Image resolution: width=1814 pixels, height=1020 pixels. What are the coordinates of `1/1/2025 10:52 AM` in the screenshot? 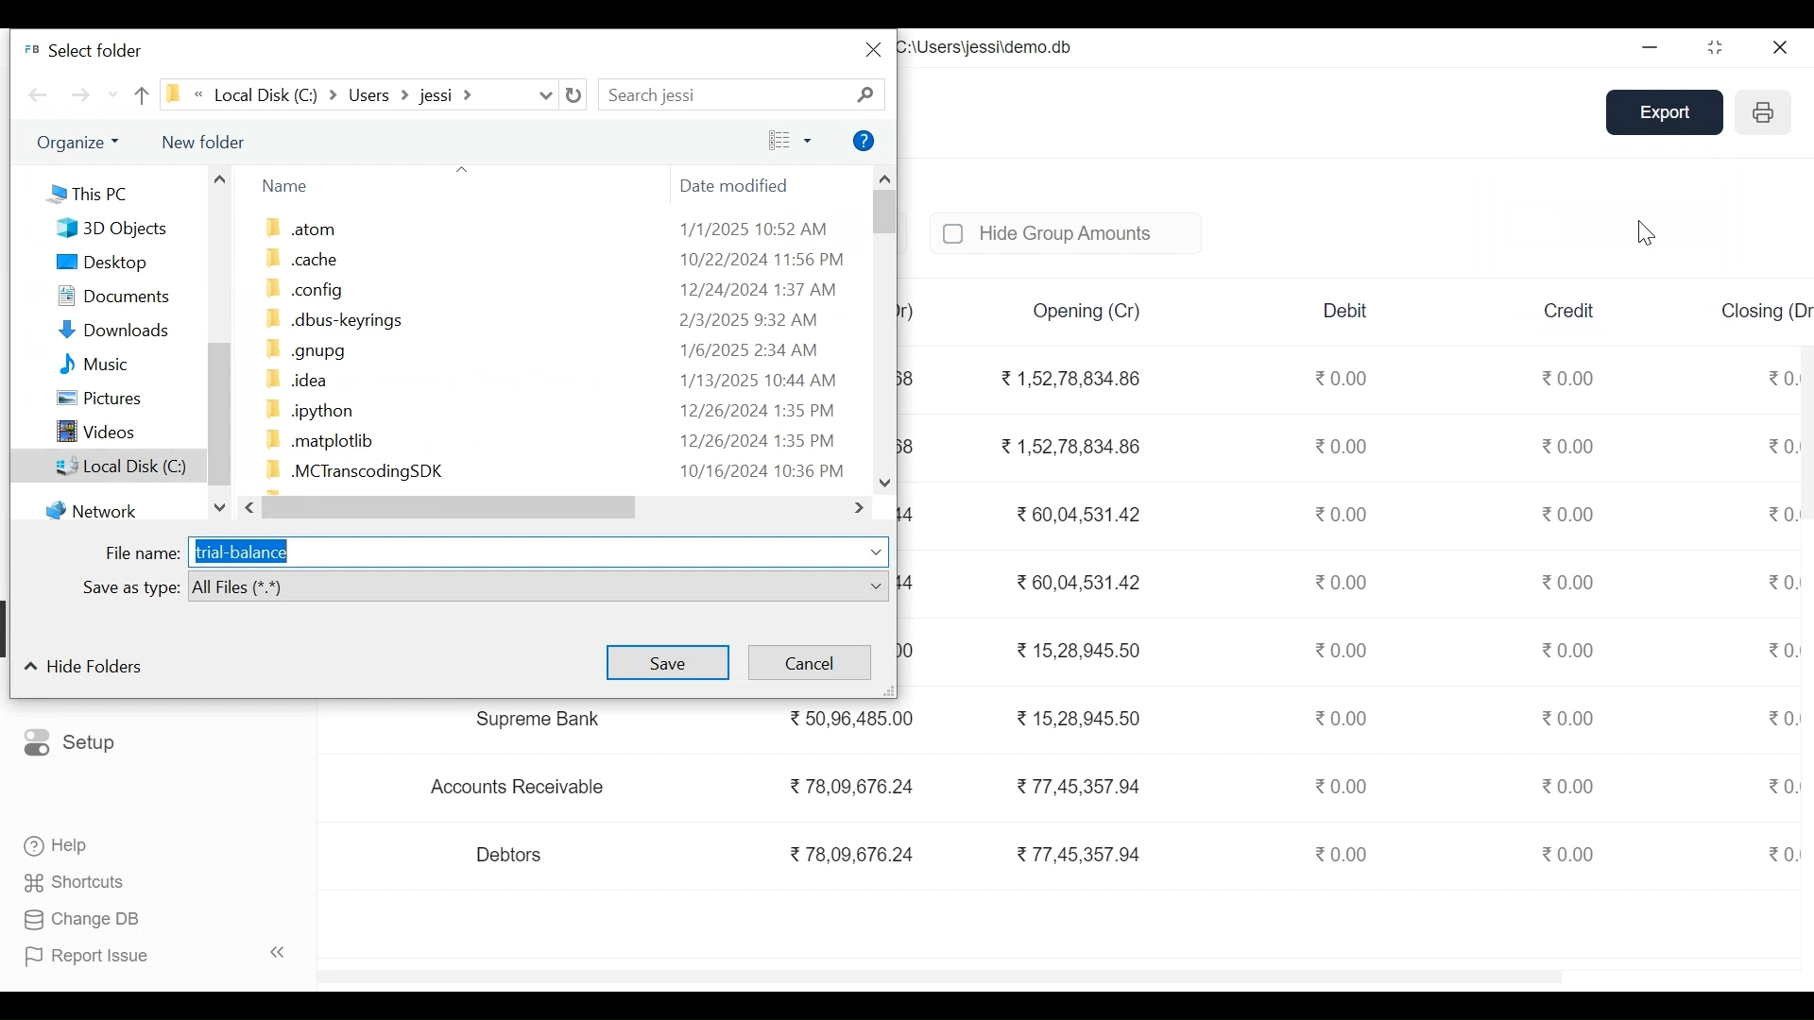 It's located at (755, 228).